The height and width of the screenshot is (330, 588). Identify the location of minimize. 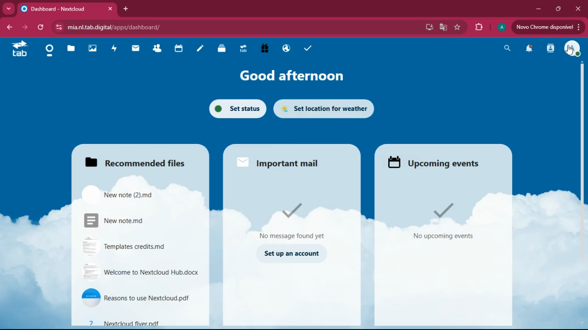
(540, 9).